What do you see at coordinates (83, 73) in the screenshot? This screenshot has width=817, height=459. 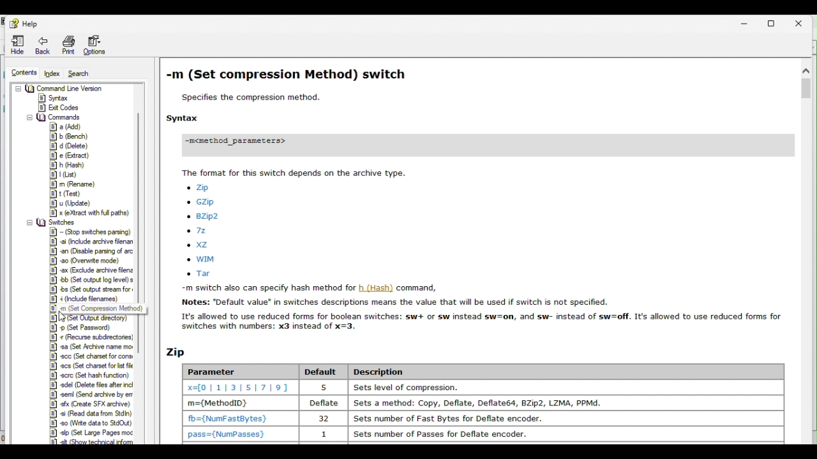 I see `Search` at bounding box center [83, 73].